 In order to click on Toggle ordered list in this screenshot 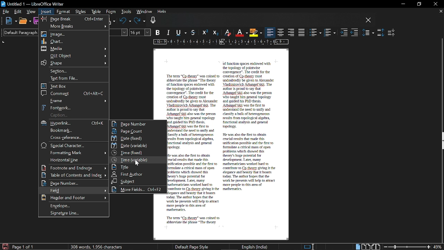, I will do `click(330, 33)`.